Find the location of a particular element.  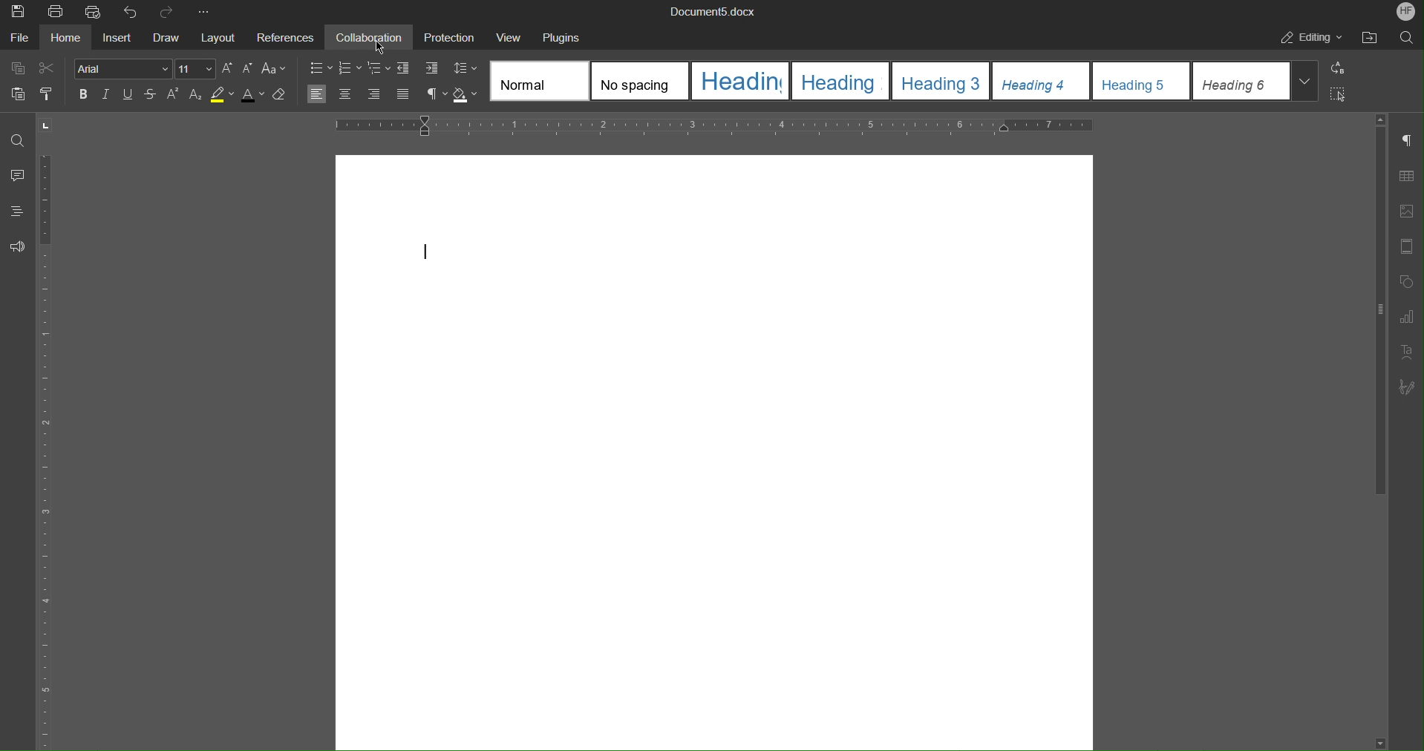

Text Case Settings is located at coordinates (274, 69).